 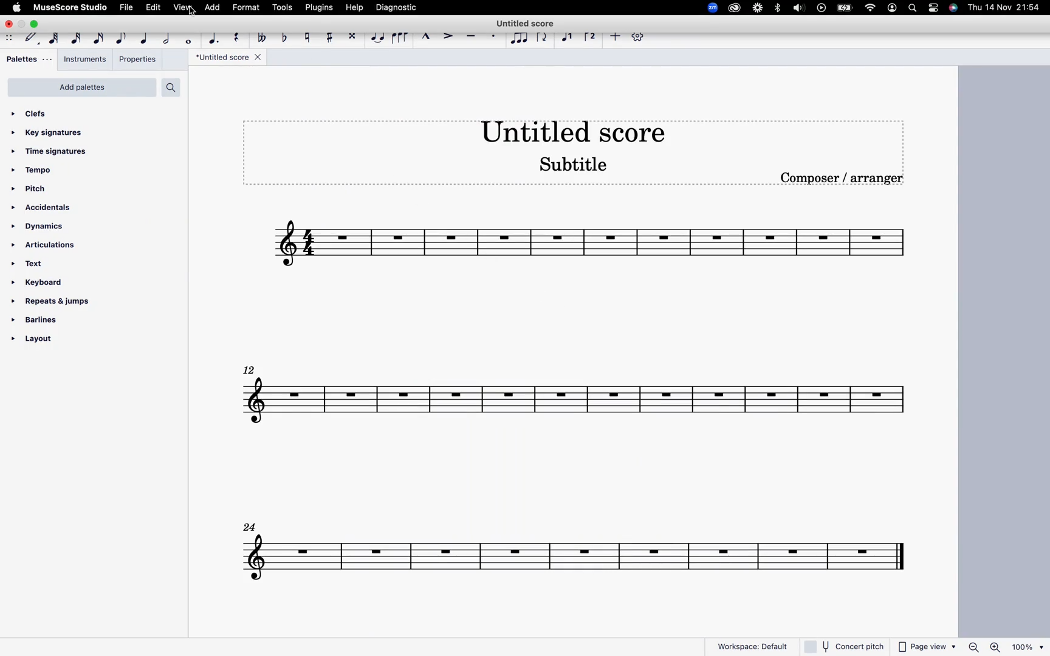 What do you see at coordinates (576, 129) in the screenshot?
I see `score title` at bounding box center [576, 129].